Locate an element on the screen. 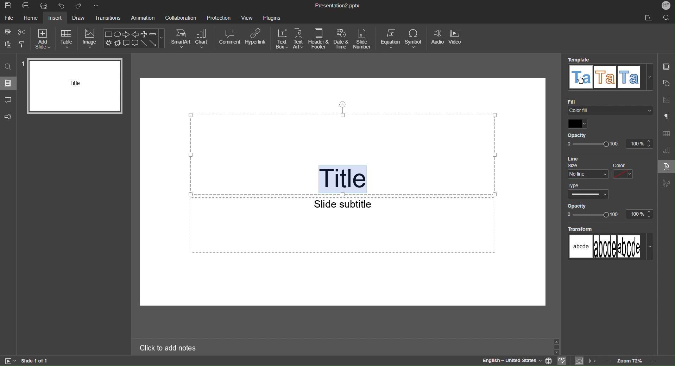 This screenshot has height=366, width=675. Search is located at coordinates (666, 18).